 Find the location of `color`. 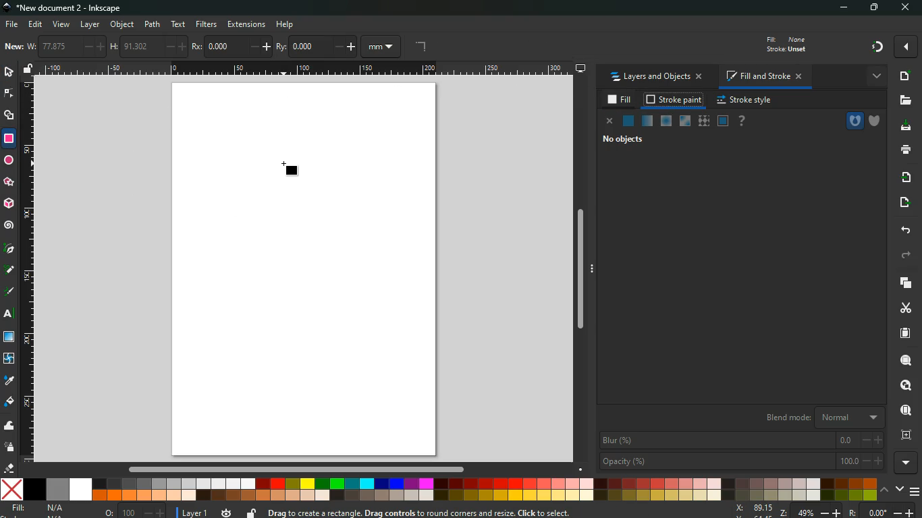

color is located at coordinates (439, 489).